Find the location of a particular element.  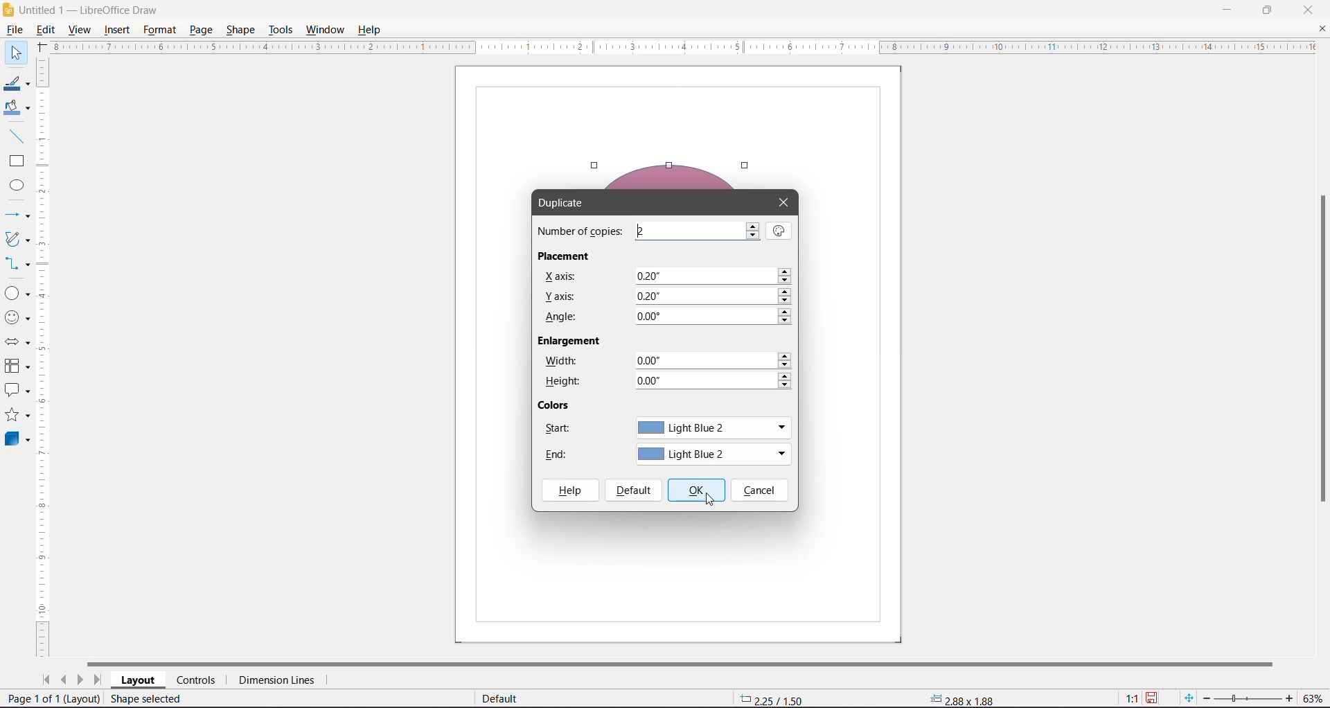

Set Y axis positioning is located at coordinates (713, 295).